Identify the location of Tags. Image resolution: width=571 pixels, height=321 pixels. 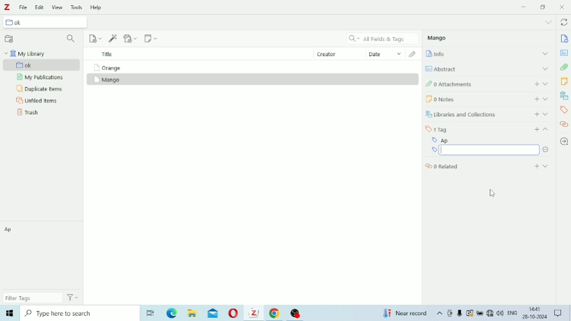
(489, 127).